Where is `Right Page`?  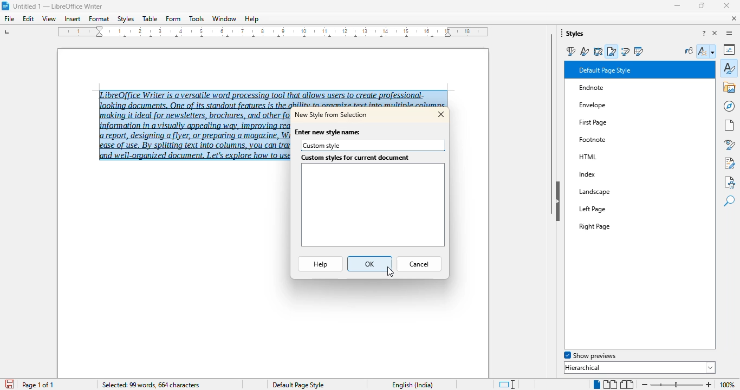
Right Page is located at coordinates (611, 224).